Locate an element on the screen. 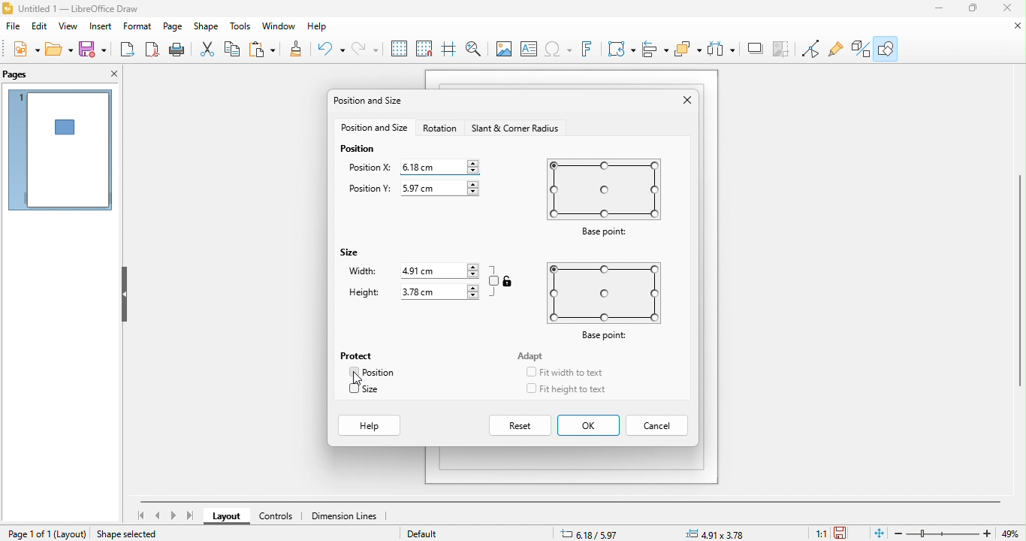 The width and height of the screenshot is (1026, 541). first page is located at coordinates (140, 515).